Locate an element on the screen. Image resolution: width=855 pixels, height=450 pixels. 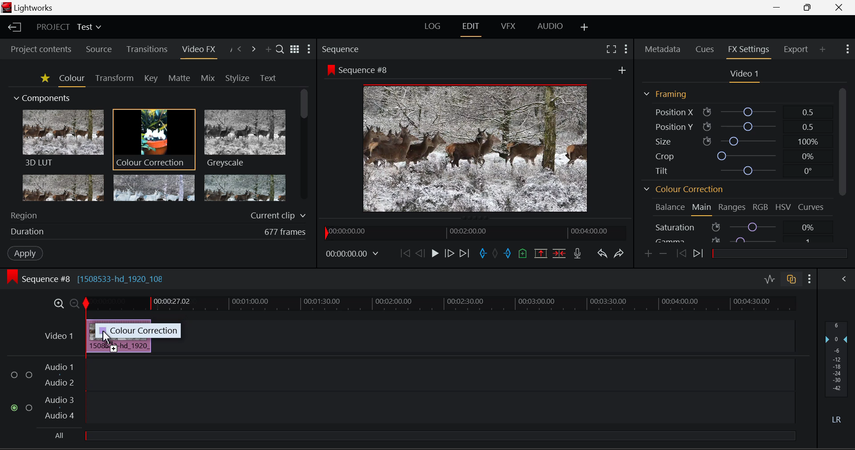
Transform is located at coordinates (114, 78).